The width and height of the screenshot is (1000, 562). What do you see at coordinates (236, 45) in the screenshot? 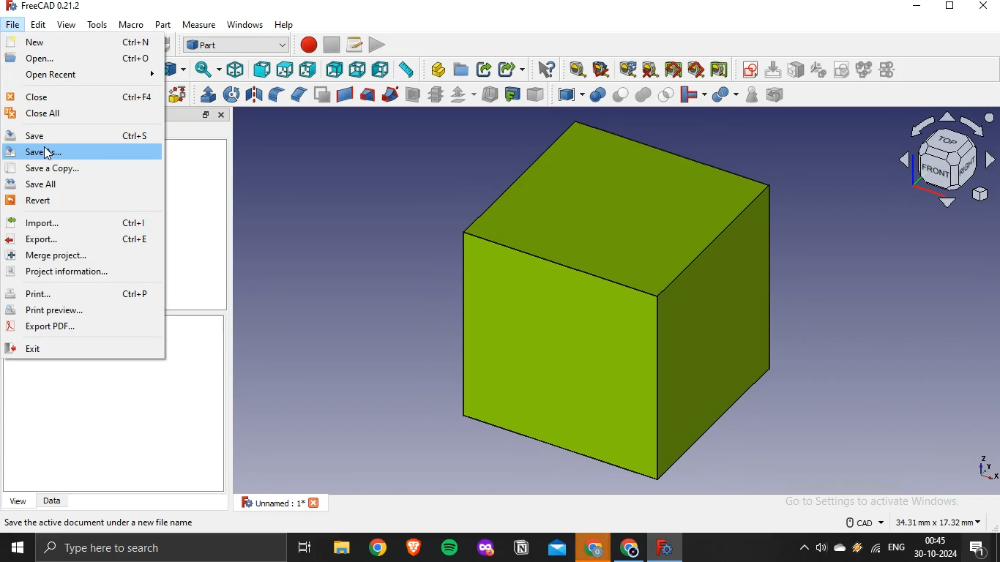
I see `workbench` at bounding box center [236, 45].